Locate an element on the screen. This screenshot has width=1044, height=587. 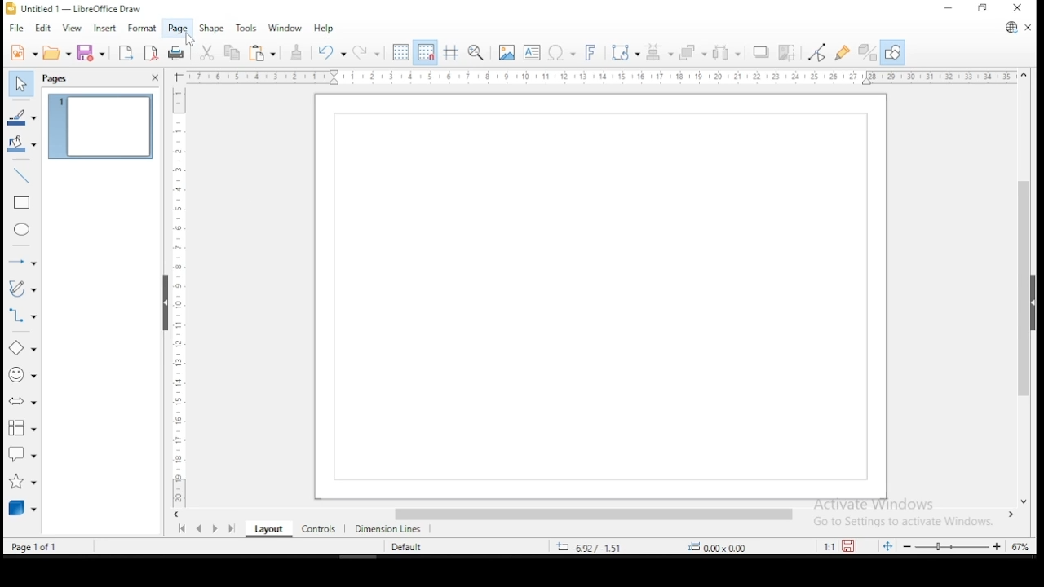
last page is located at coordinates (230, 530).